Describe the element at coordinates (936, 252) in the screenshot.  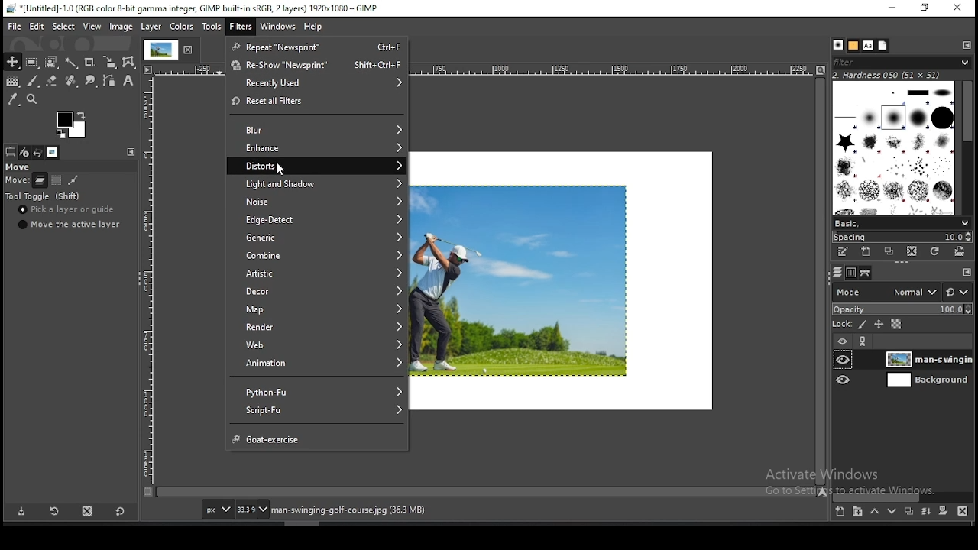
I see `refresh brushes` at that location.